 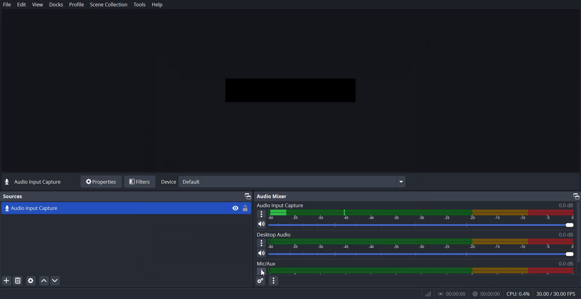 I want to click on Mic/Aux, so click(x=269, y=263).